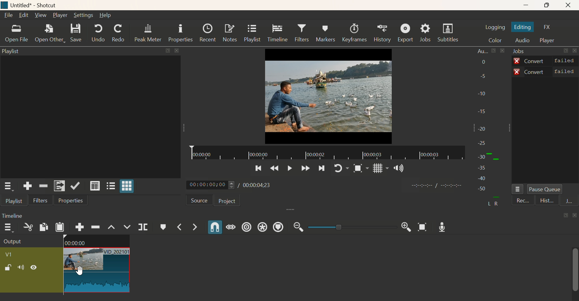 Image resolution: width=579 pixels, height=301 pixels. Describe the element at coordinates (13, 202) in the screenshot. I see `Playlist` at that location.